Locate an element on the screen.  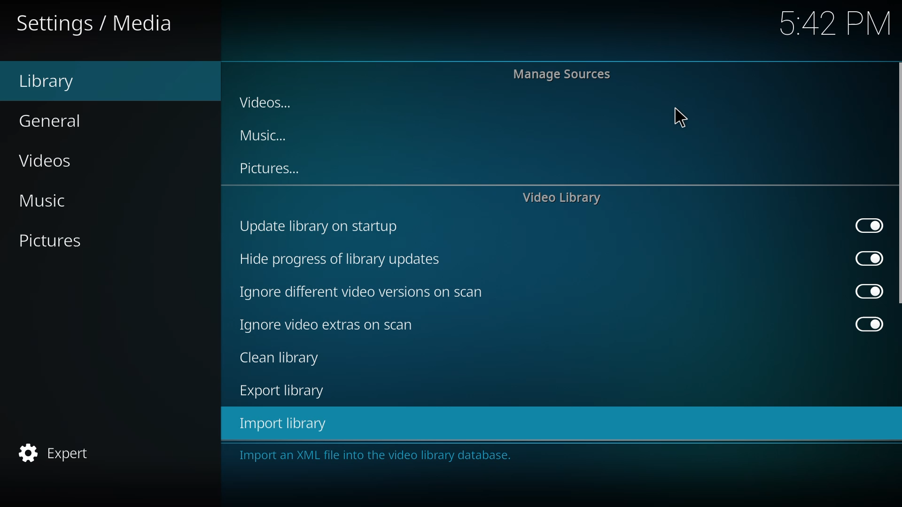
videos is located at coordinates (268, 102).